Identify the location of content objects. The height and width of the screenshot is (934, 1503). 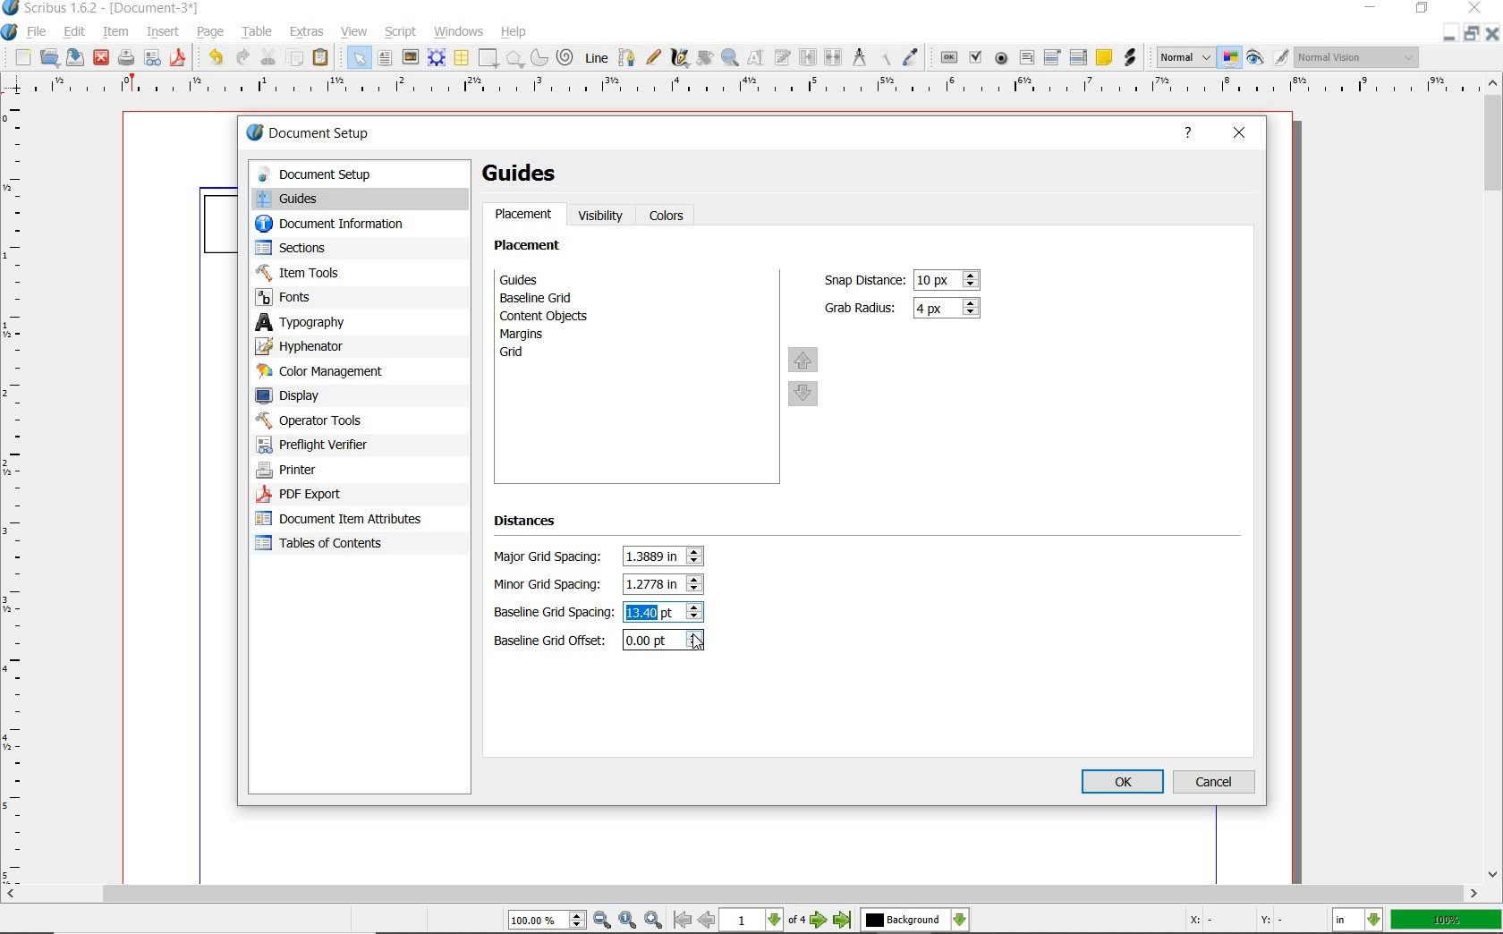
(554, 316).